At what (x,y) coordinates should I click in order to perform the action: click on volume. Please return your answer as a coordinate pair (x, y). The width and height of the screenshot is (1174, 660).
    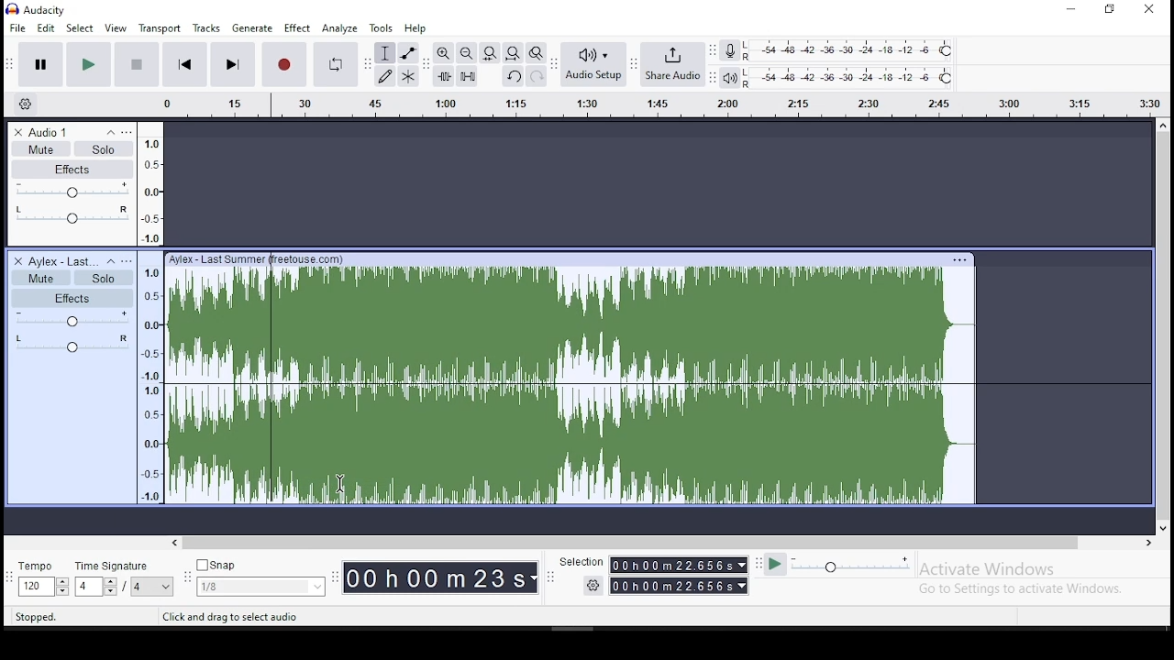
    Looking at the image, I should click on (72, 191).